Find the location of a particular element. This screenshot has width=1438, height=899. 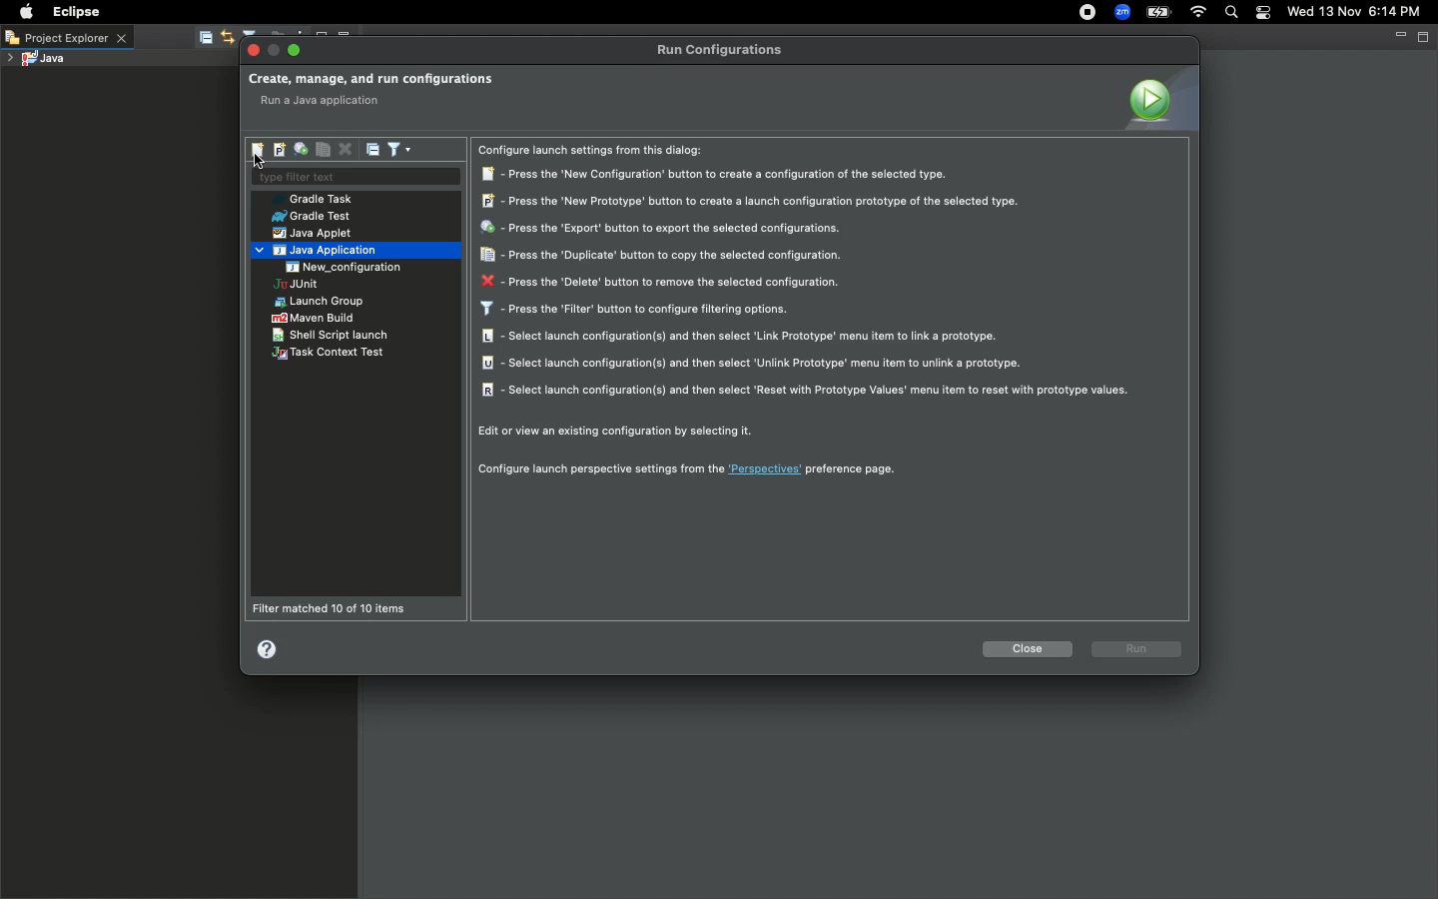

Collapse all is located at coordinates (373, 149).